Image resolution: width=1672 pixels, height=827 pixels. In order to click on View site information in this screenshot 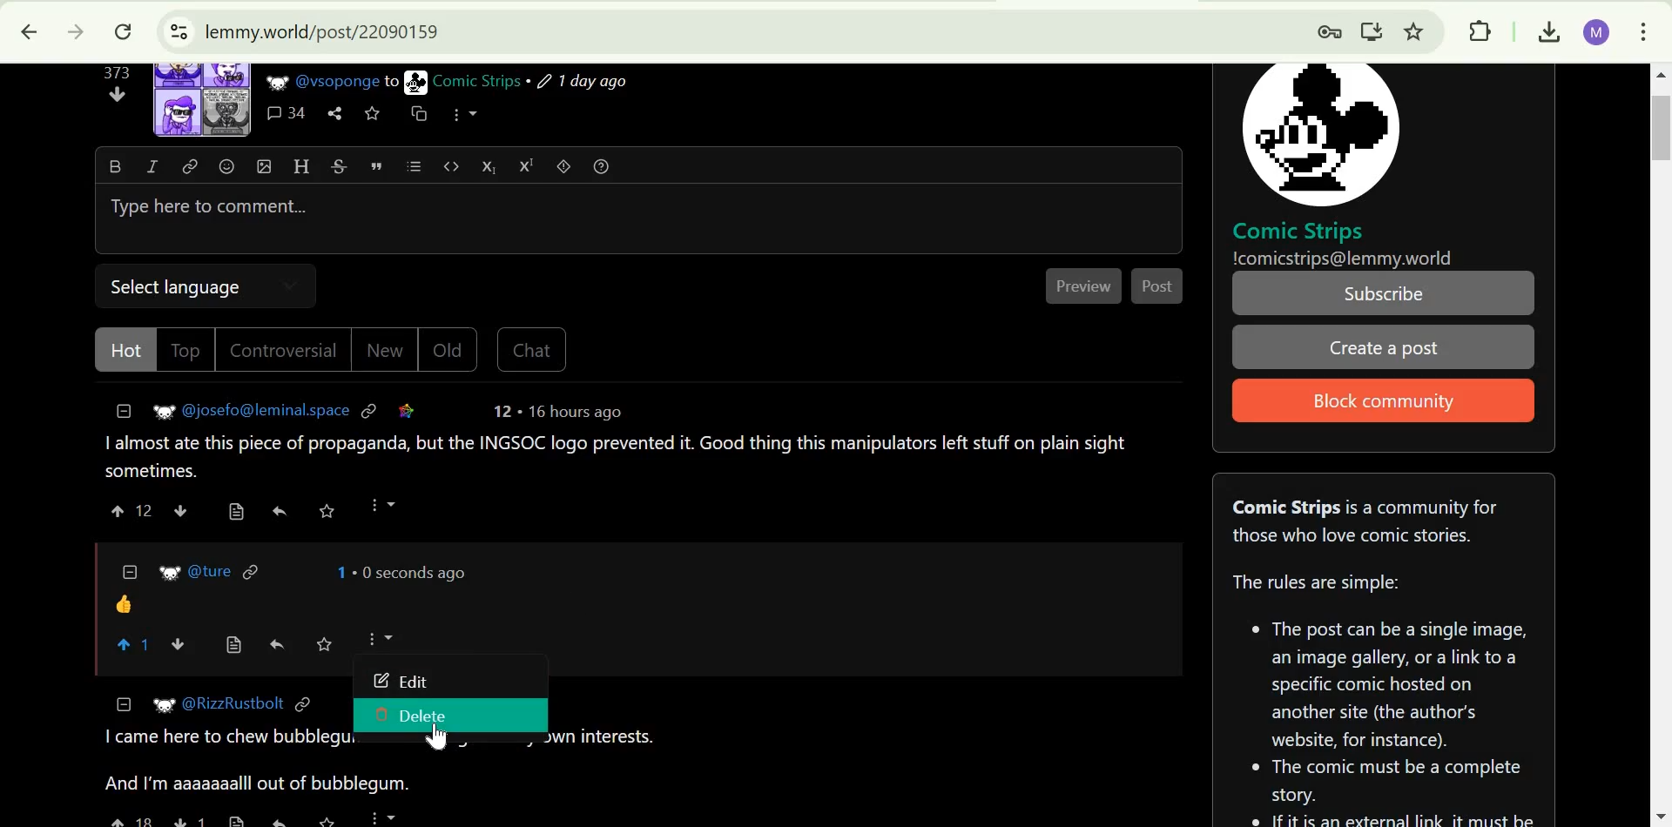, I will do `click(176, 32)`.